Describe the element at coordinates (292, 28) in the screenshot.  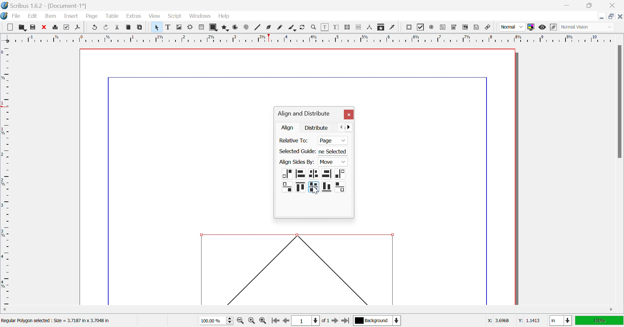
I see `Calligraphic line` at that location.